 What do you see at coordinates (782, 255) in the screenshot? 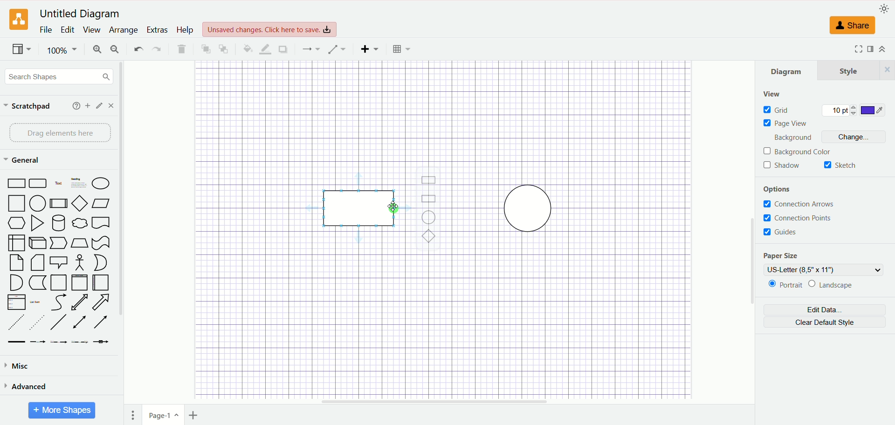
I see `paper size` at bounding box center [782, 255].